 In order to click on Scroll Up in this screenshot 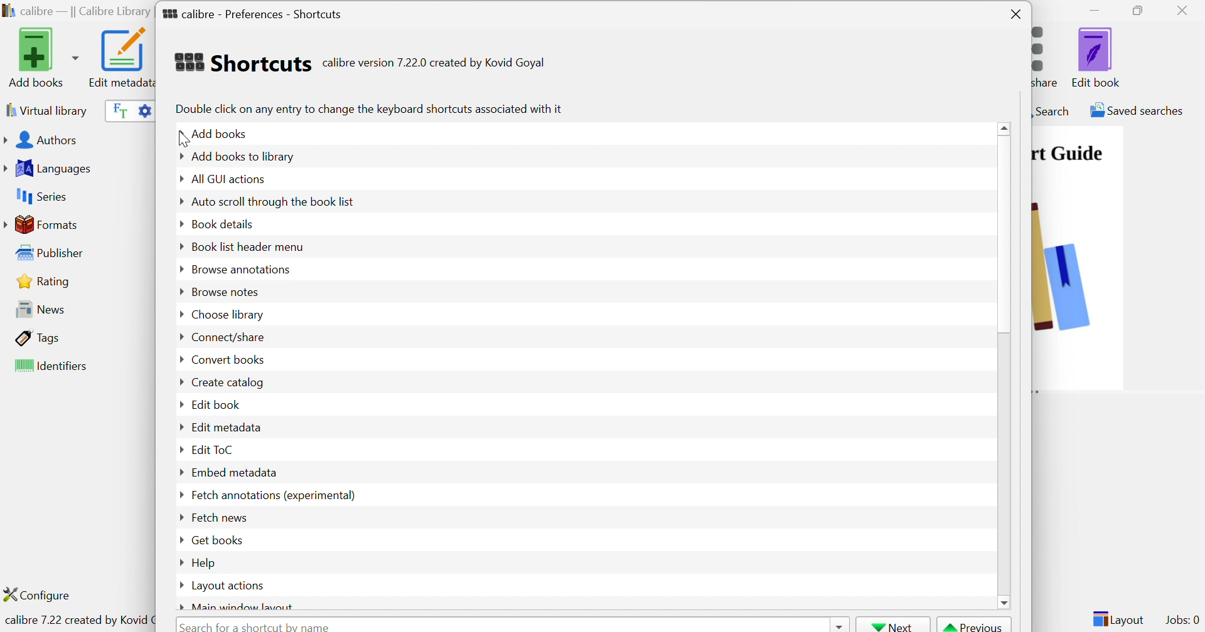, I will do `click(1006, 127)`.